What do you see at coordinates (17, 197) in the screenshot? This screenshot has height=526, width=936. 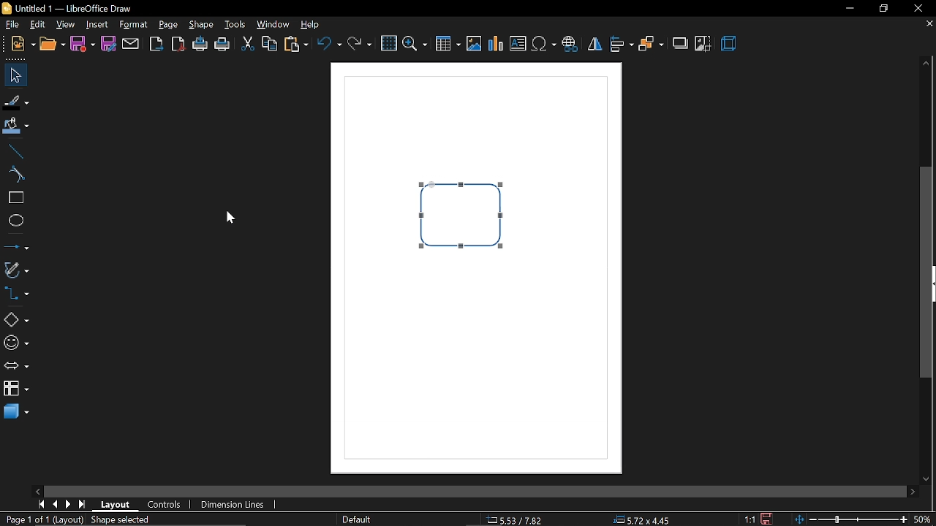 I see `rectangle` at bounding box center [17, 197].